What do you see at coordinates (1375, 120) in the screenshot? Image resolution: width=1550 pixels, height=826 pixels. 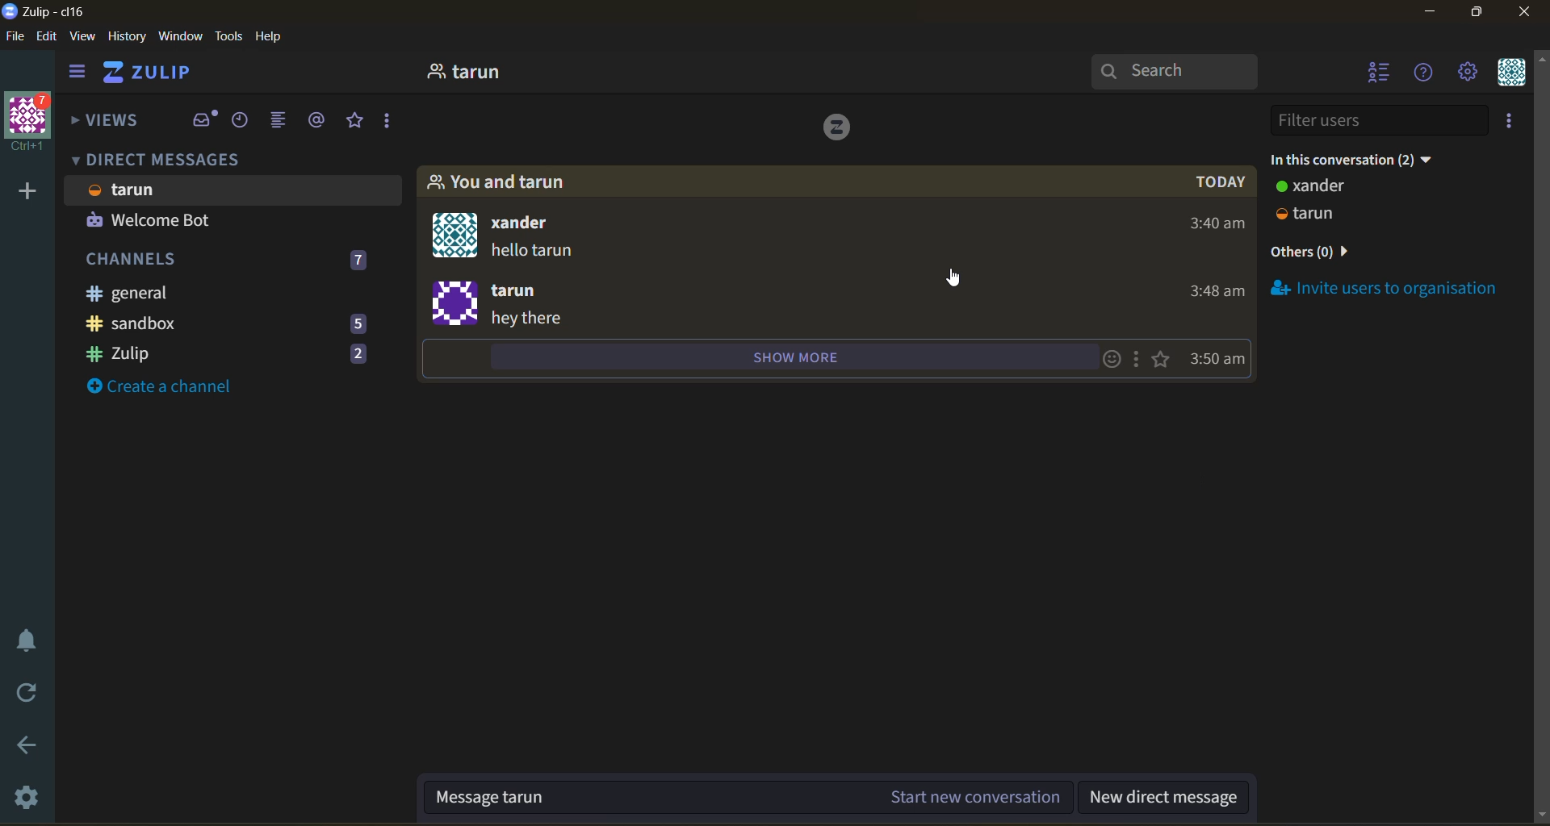 I see `filter users` at bounding box center [1375, 120].